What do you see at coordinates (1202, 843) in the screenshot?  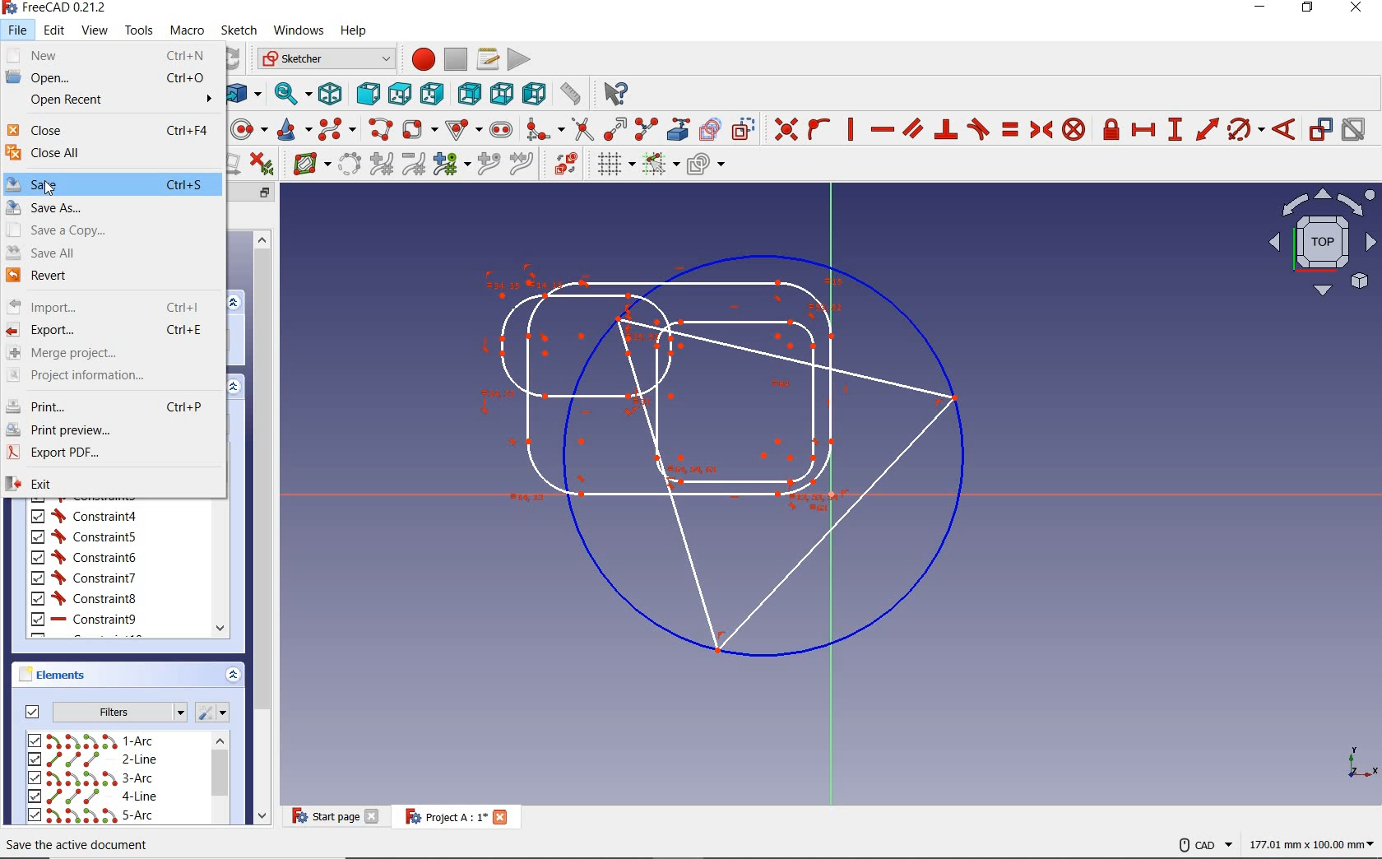 I see `CAD Navigation style` at bounding box center [1202, 843].